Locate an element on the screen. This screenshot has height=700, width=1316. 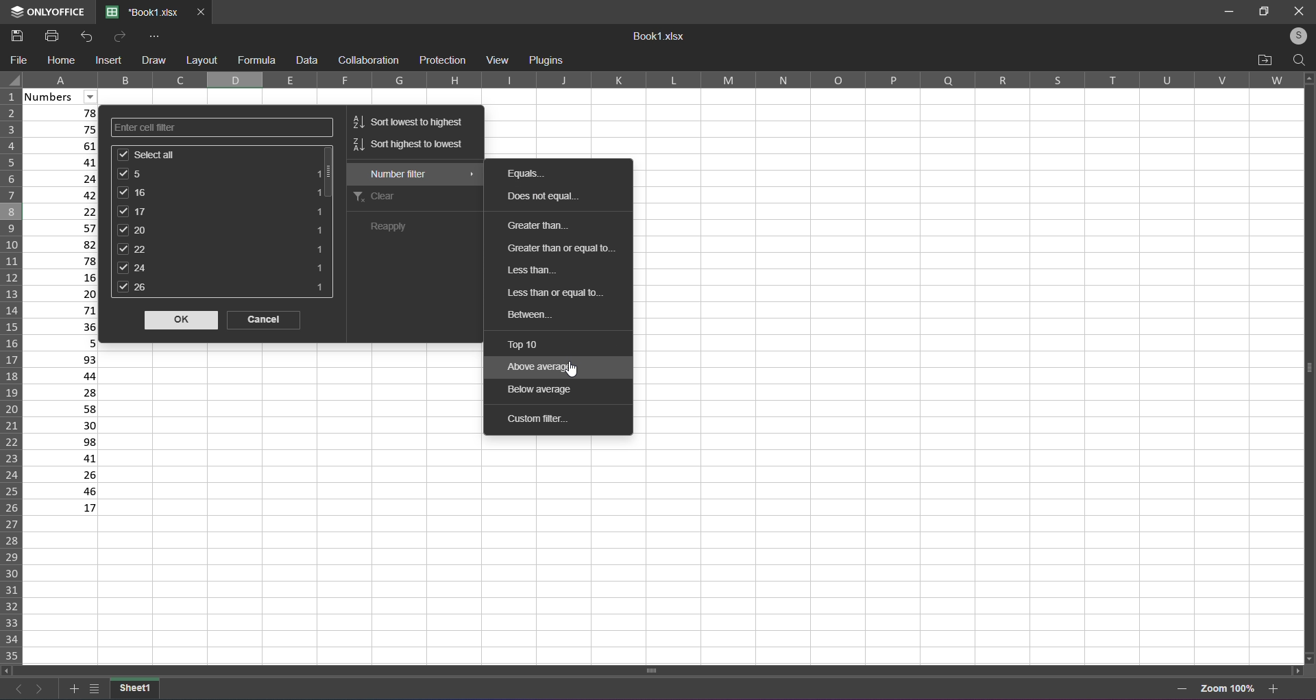
select all is located at coordinates (11, 80).